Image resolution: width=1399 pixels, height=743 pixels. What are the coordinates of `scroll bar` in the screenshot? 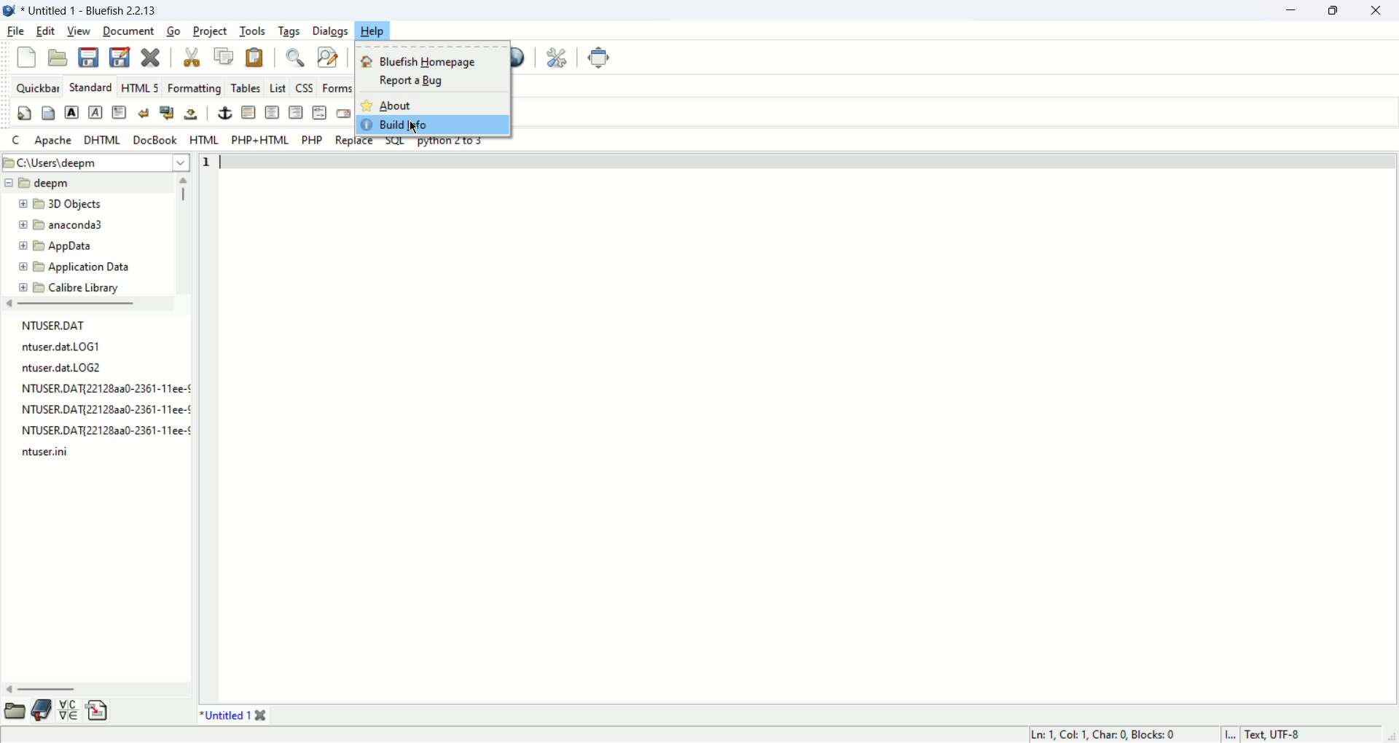 It's located at (96, 691).